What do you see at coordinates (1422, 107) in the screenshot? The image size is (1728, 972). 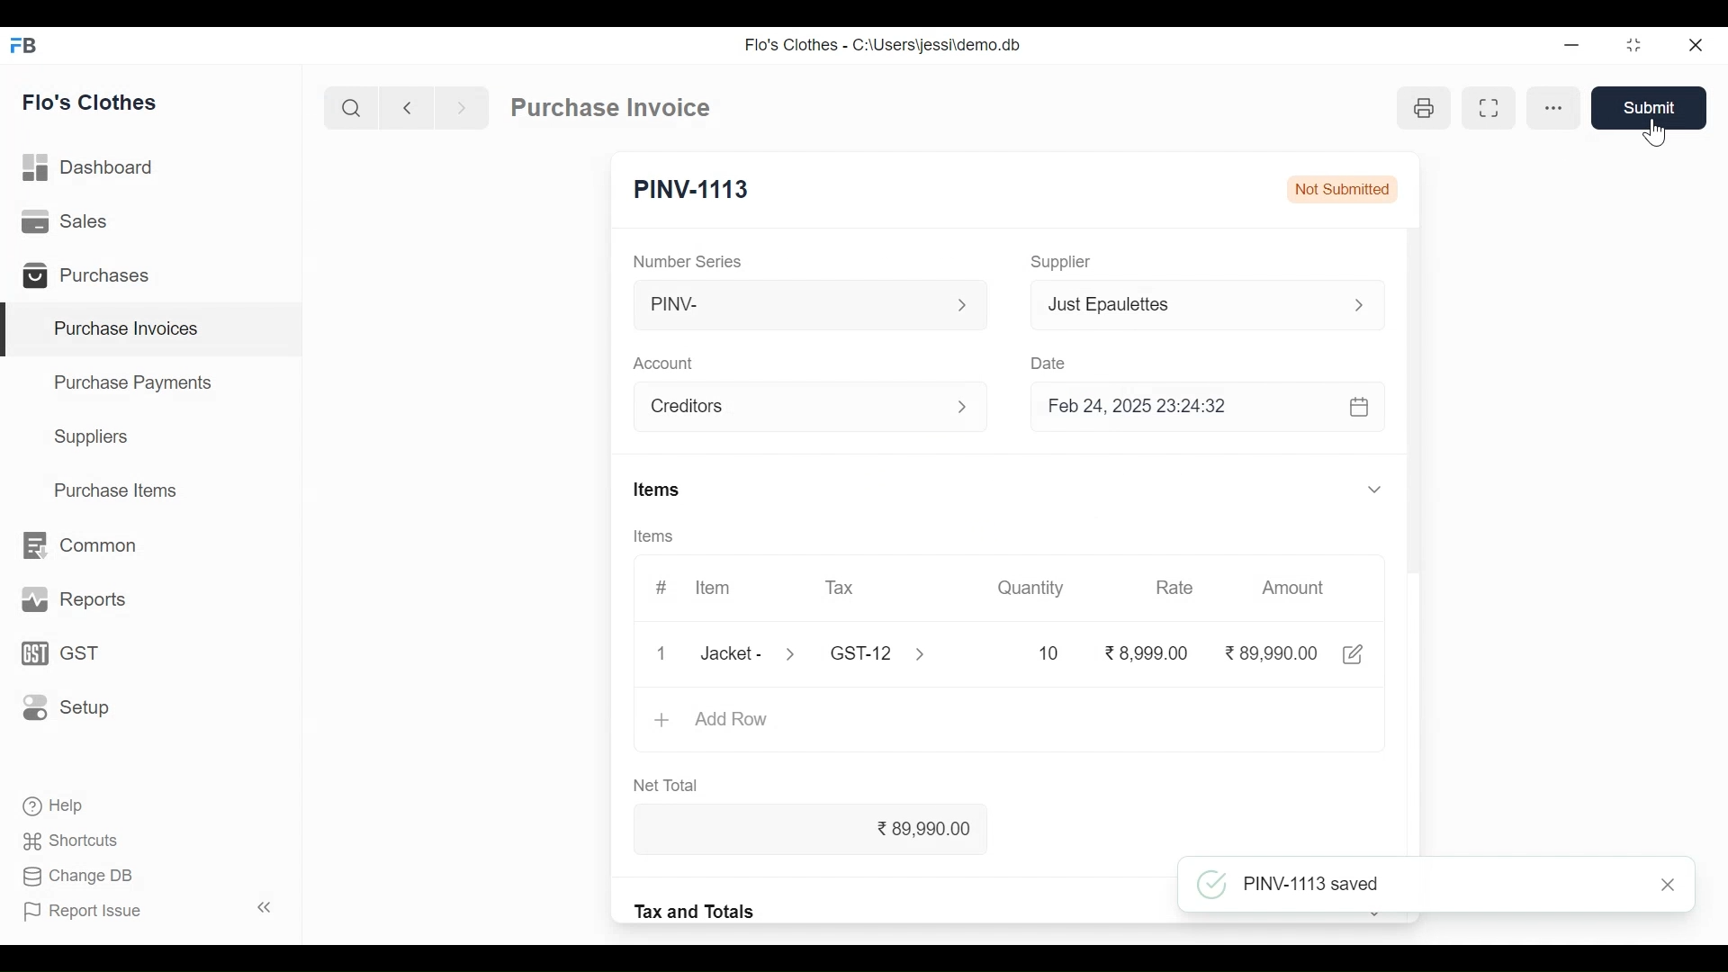 I see `Print` at bounding box center [1422, 107].